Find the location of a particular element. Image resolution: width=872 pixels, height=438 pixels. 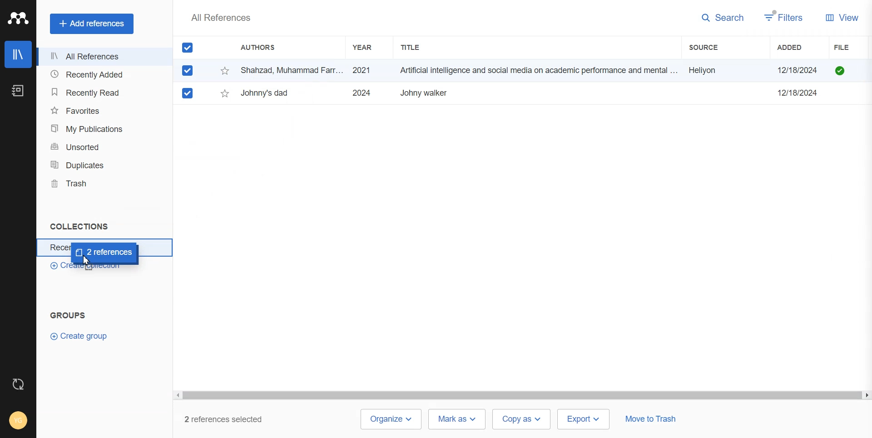

star is located at coordinates (225, 71).